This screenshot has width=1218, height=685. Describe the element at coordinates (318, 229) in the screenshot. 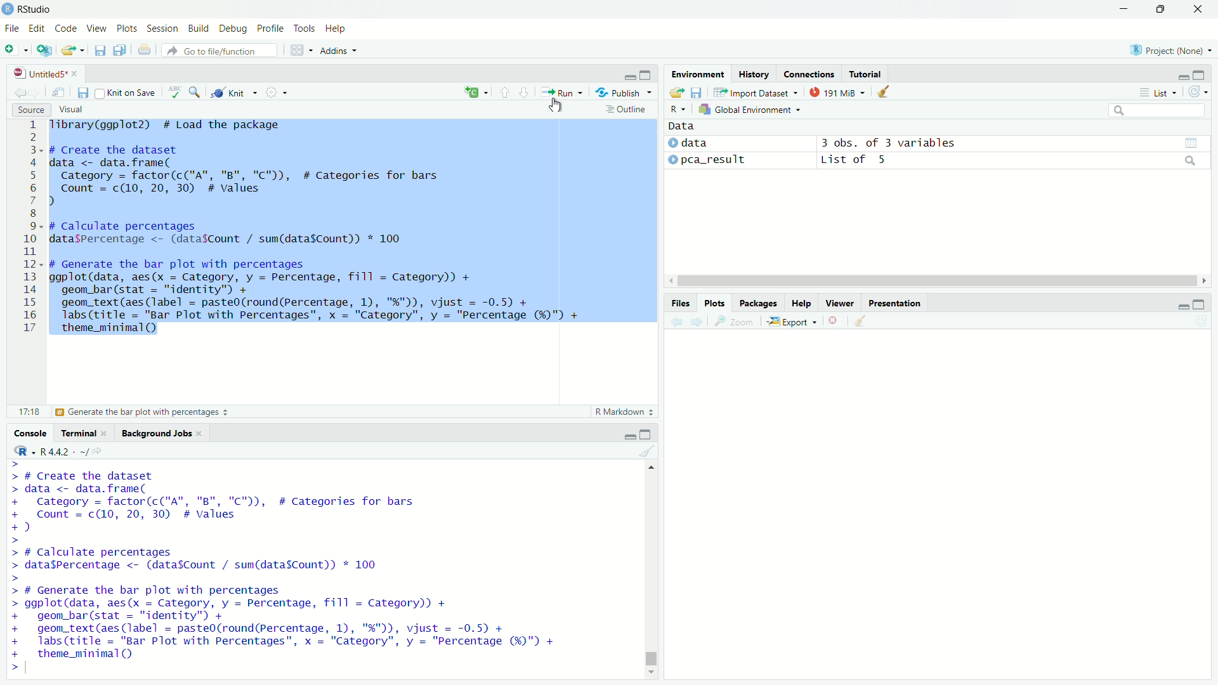

I see `Code - library(ggplot2) # Load the package# Create the datasetdata <- data.frame(Category = factor(c("A", "B", "C"™)), # Categories for barsCount = c(10, 20, 30) # Values)# Calculate percentagesdataspercentage <- (datafCount / sum(datasCount)) * 100 I# Generate the bar plot with percentagesggplot(data, aes(x = Category, y = Percentage, fill = Category)) +geom_bar(stat = "identity") +geom_text (aes (label = paste0(round(Percentage, 1), "%")), vjust = -0.5) +Tabs(title = "Bar Plot with Percentages", x = "Category", y = "Percentage (%)") +theme_minimal OQ` at that location.